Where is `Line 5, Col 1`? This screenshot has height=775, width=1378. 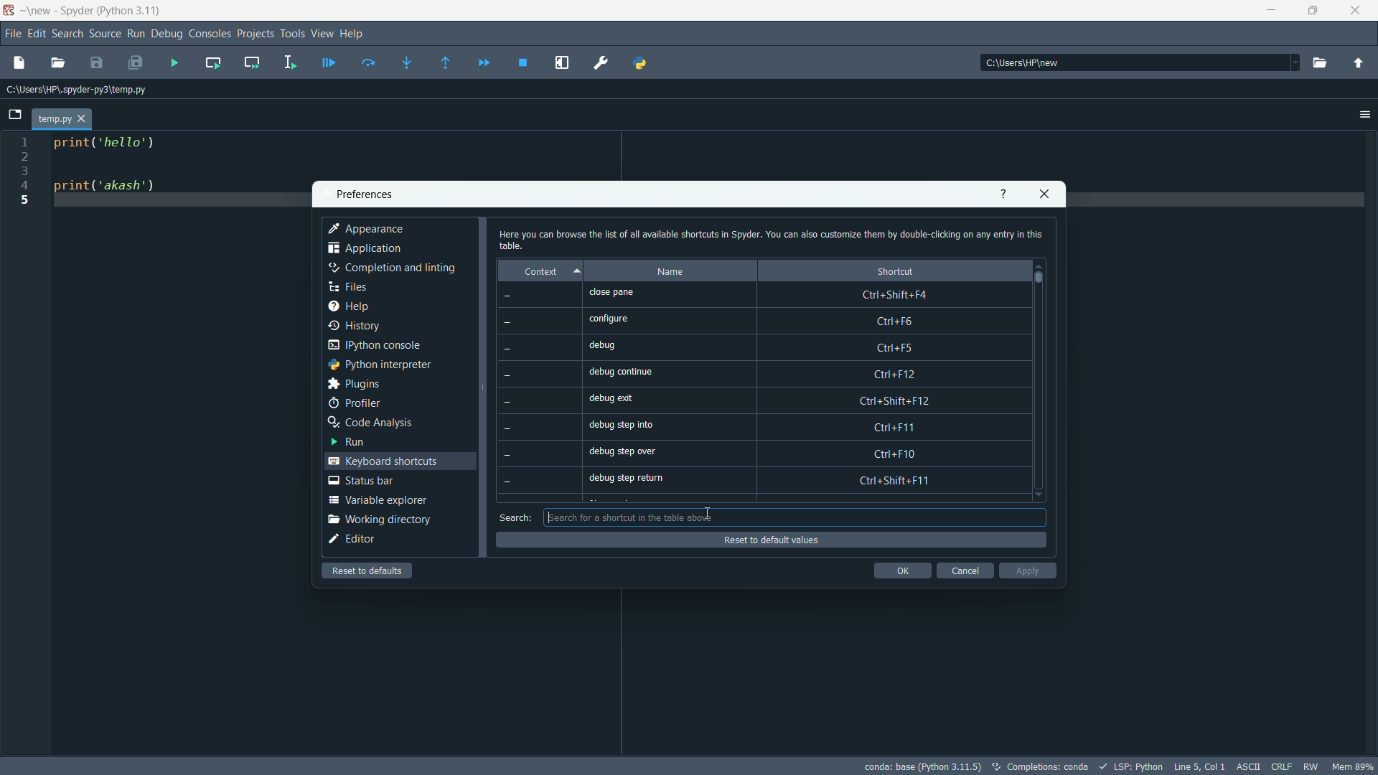 Line 5, Col 1 is located at coordinates (1199, 764).